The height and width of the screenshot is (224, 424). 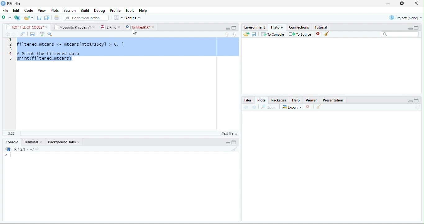 What do you see at coordinates (14, 34) in the screenshot?
I see `forward` at bounding box center [14, 34].